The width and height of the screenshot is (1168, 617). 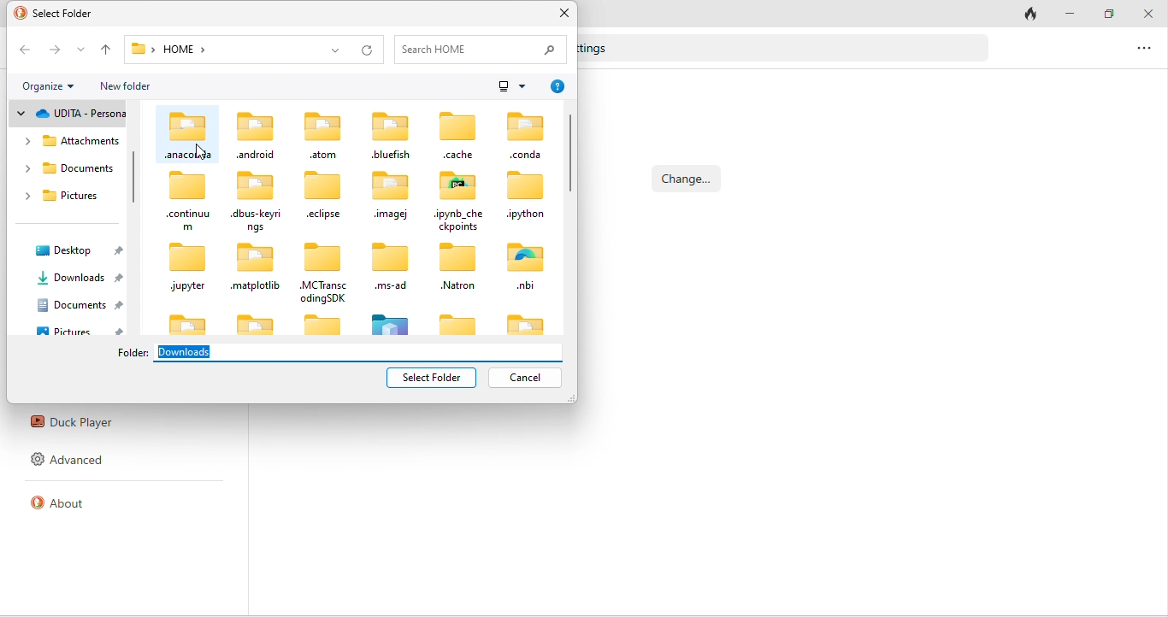 I want to click on folder name, so click(x=134, y=353).